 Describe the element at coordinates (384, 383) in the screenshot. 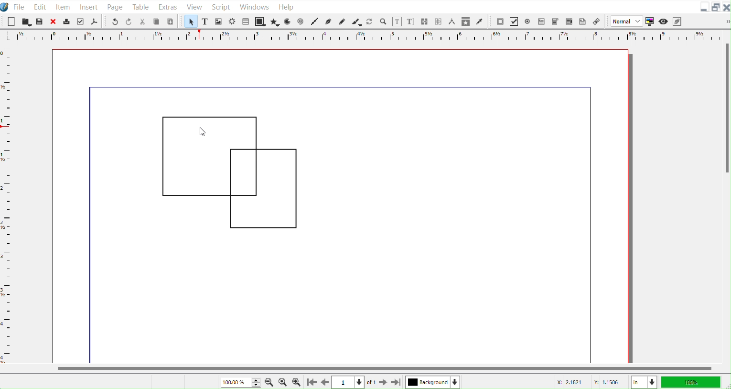

I see `Go to next page` at that location.